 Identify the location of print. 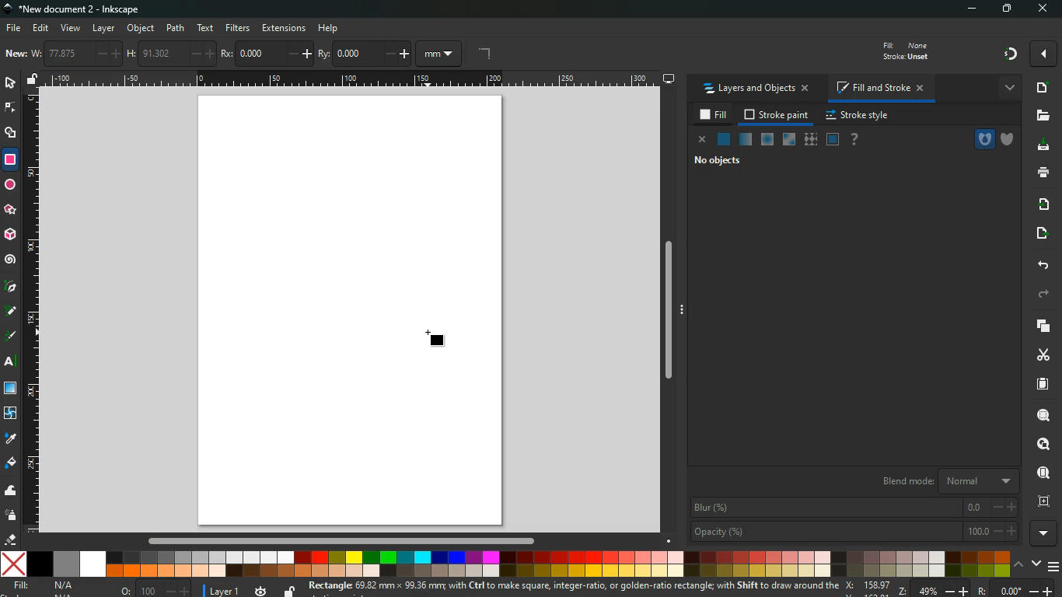
(1039, 173).